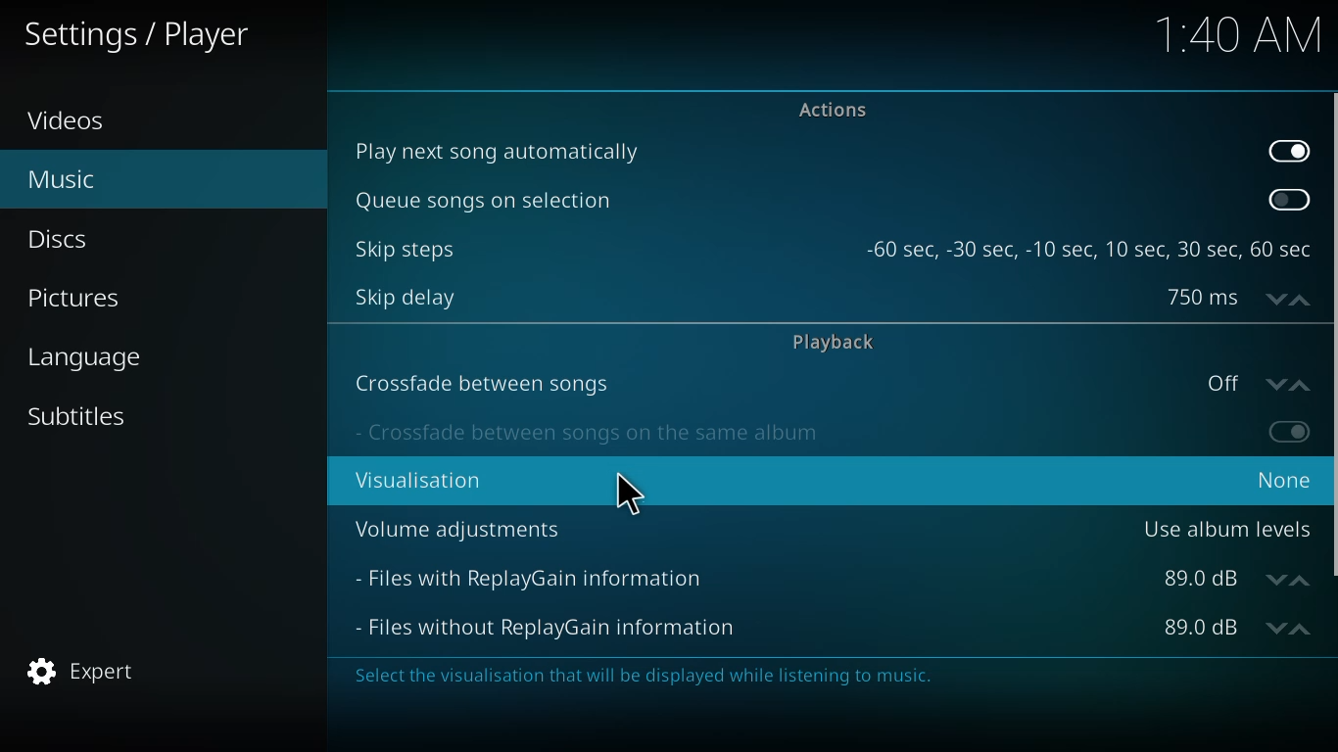 This screenshot has width=1338, height=752. I want to click on time, so click(1241, 33).